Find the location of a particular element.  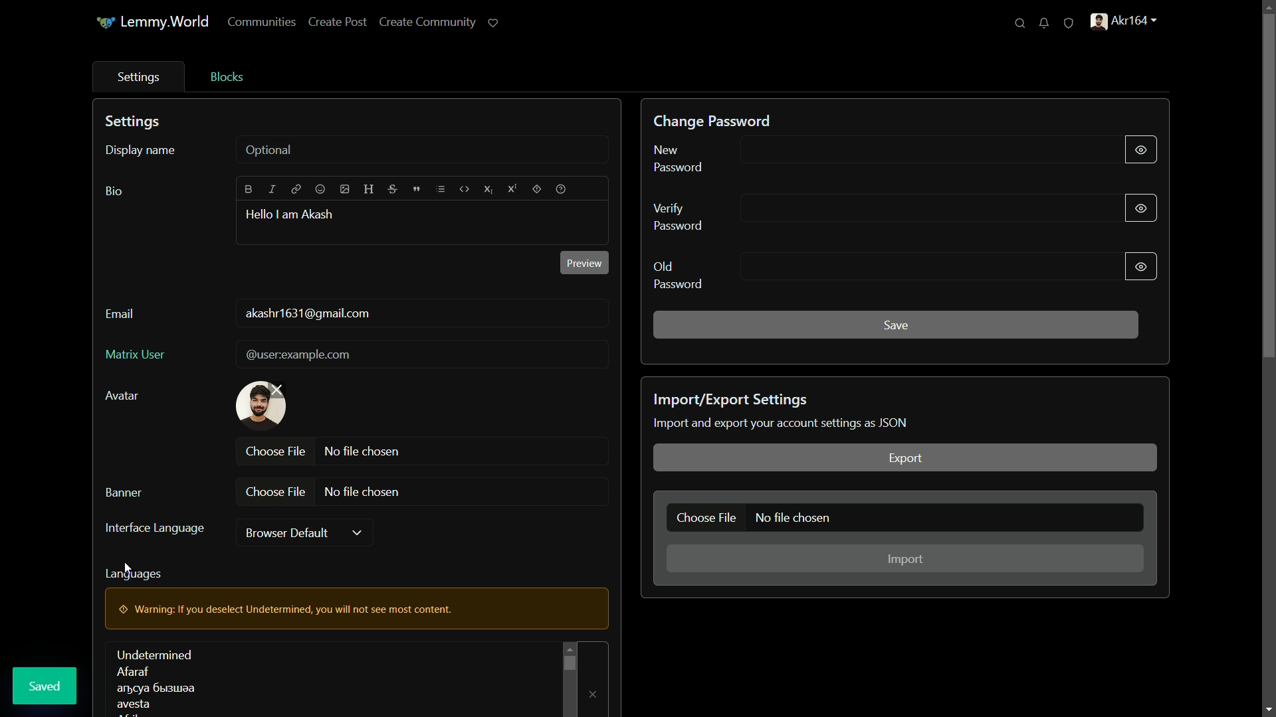

italic is located at coordinates (272, 189).